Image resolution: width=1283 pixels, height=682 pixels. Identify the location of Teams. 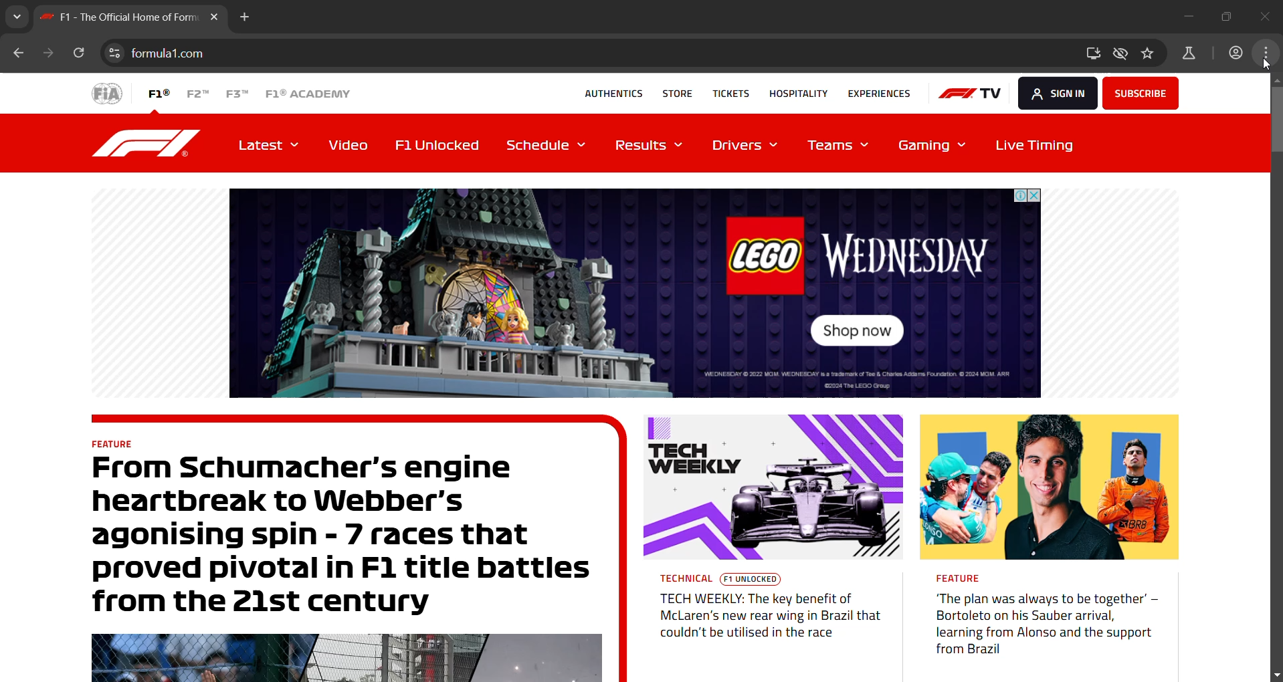
(839, 145).